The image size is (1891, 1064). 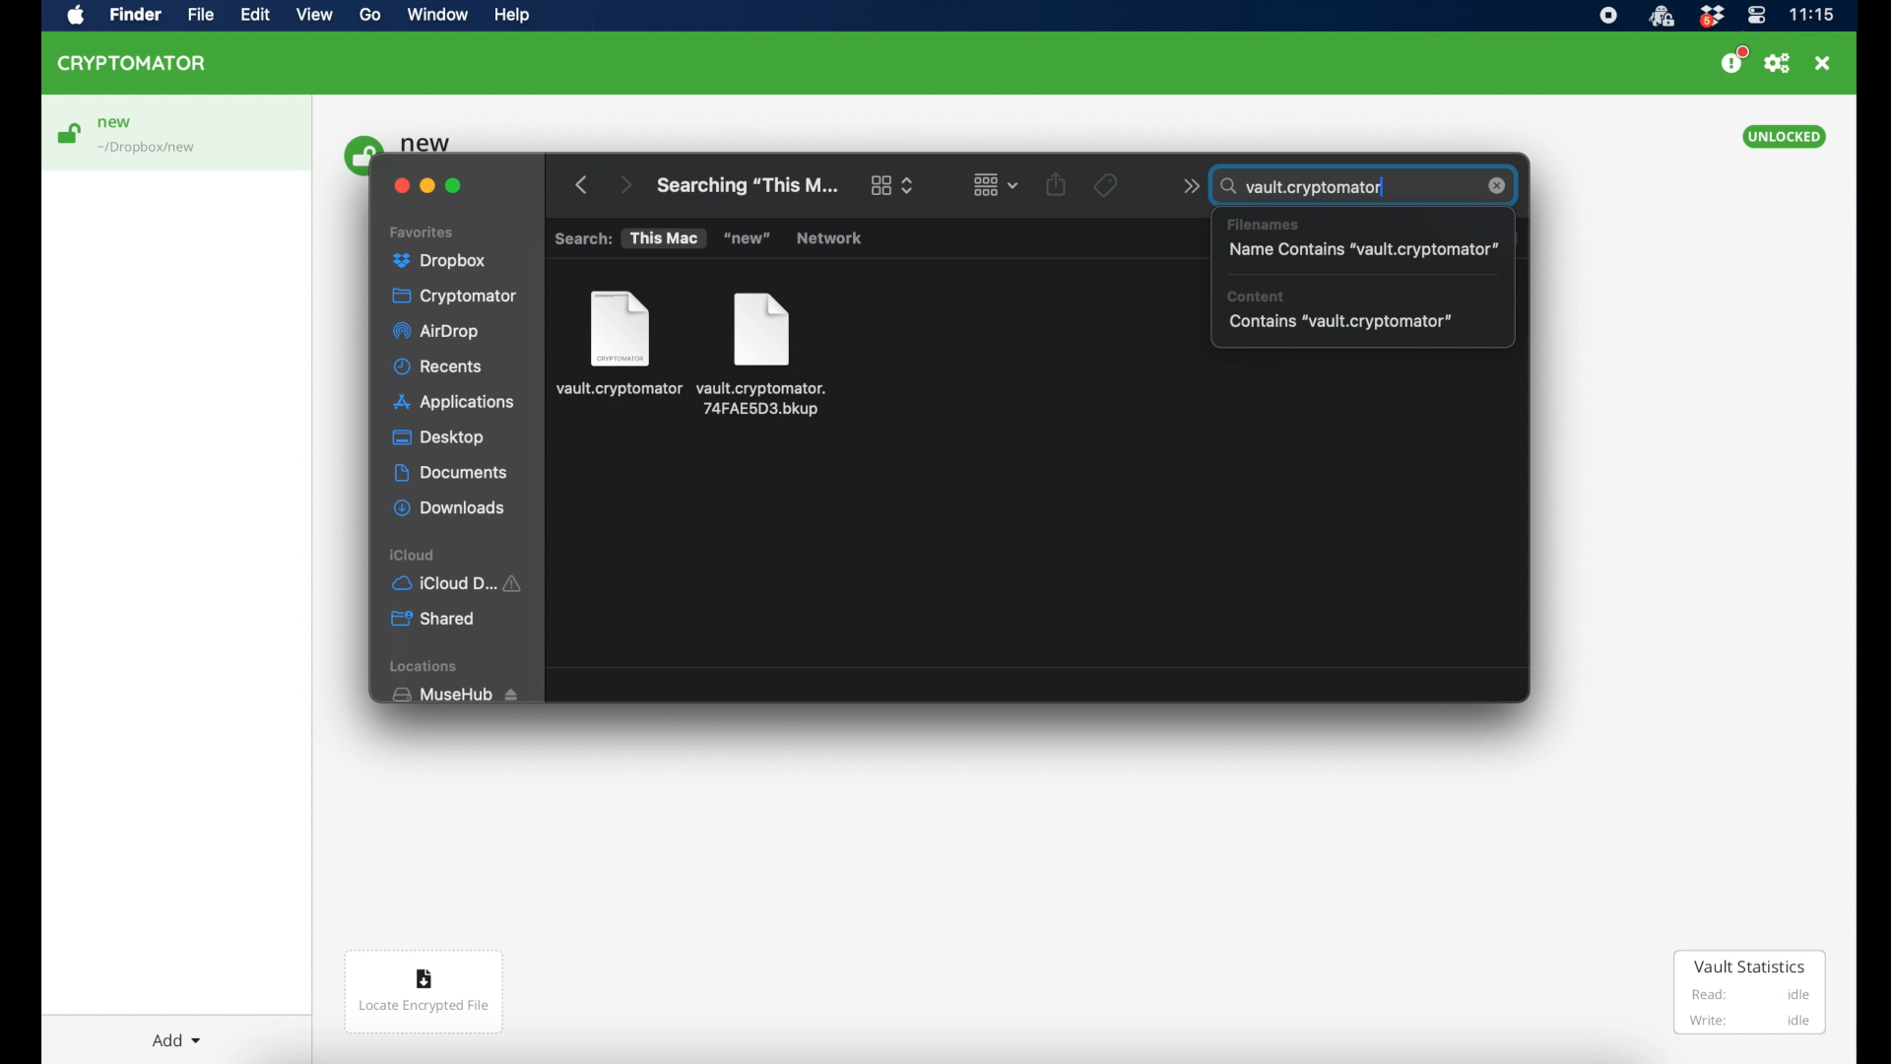 I want to click on help, so click(x=511, y=15).